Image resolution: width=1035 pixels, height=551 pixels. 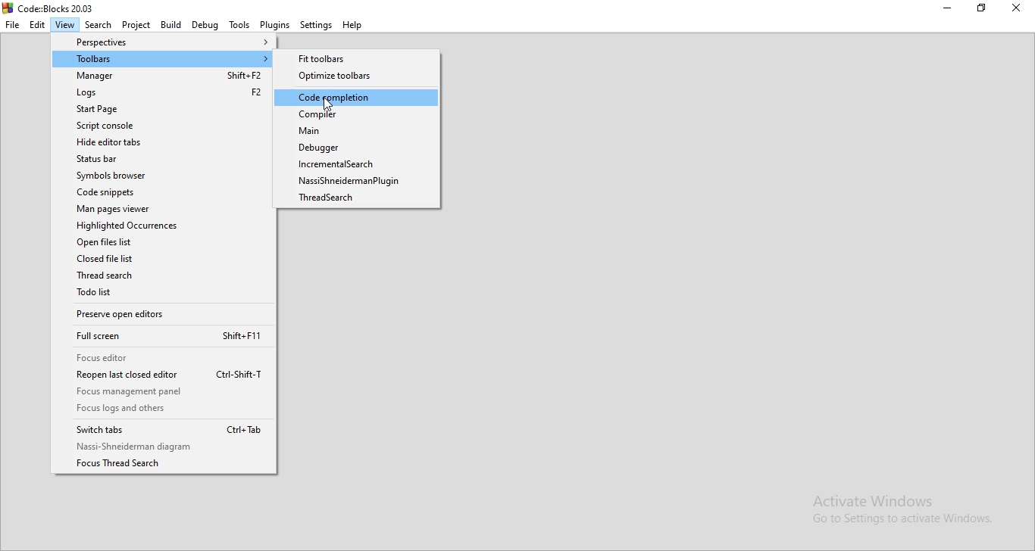 What do you see at coordinates (169, 25) in the screenshot?
I see `Build ` at bounding box center [169, 25].